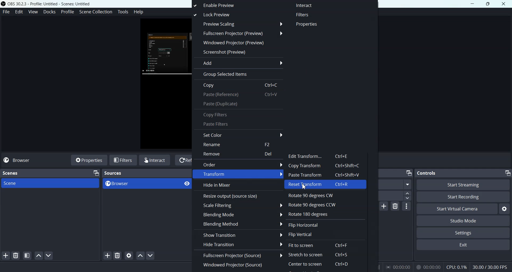 This screenshot has width=512, height=272. Describe the element at coordinates (239, 104) in the screenshot. I see `Paste (Duplicate)` at that location.